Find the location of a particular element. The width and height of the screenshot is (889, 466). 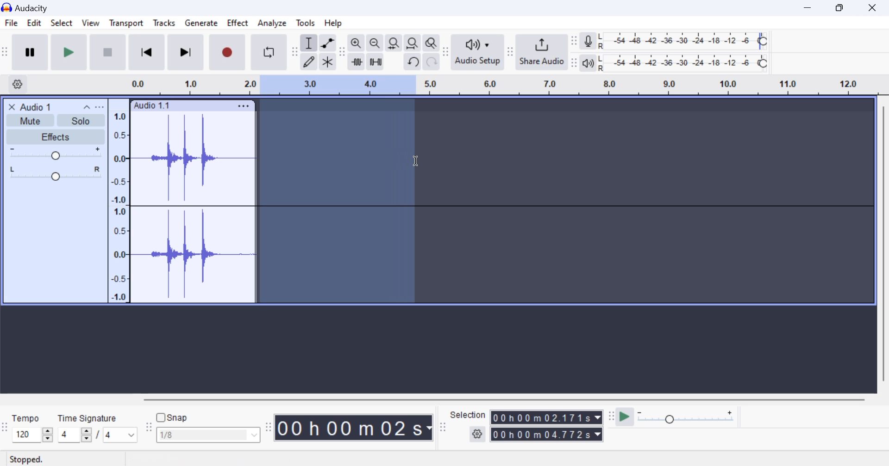

Change position of respective level is located at coordinates (575, 52).